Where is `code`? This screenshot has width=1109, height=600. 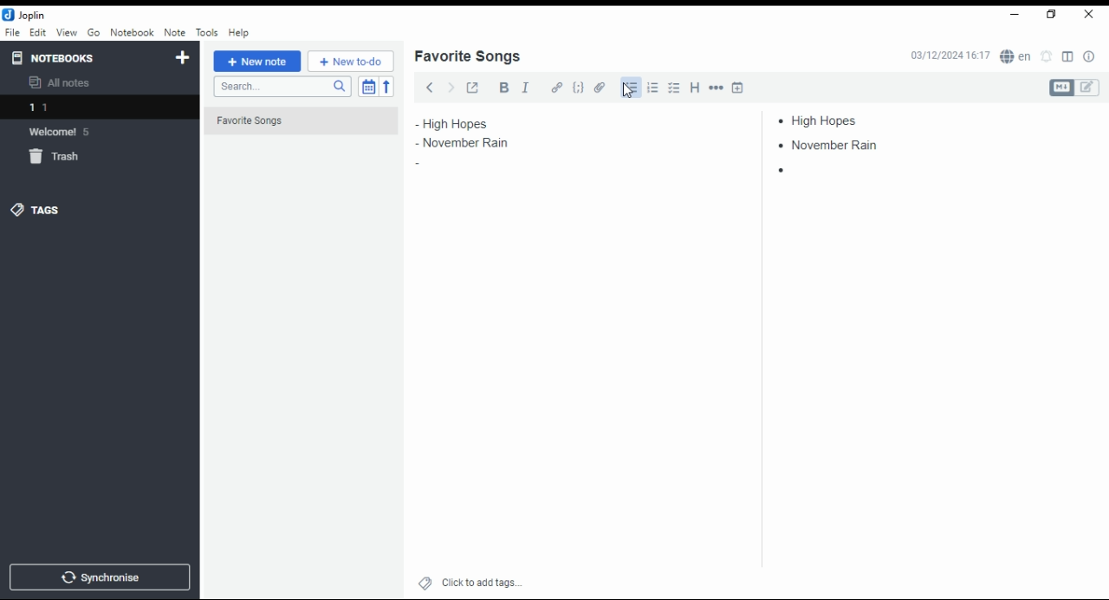
code is located at coordinates (578, 88).